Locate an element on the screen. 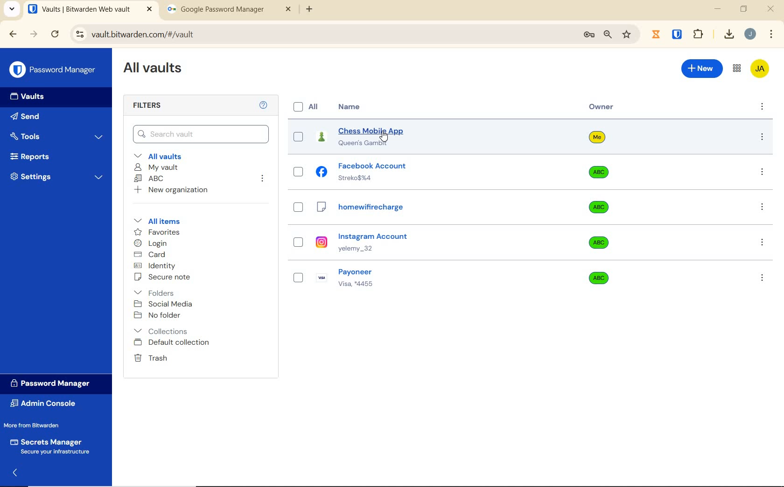 Image resolution: width=784 pixels, height=487 pixels. abc is located at coordinates (600, 170).